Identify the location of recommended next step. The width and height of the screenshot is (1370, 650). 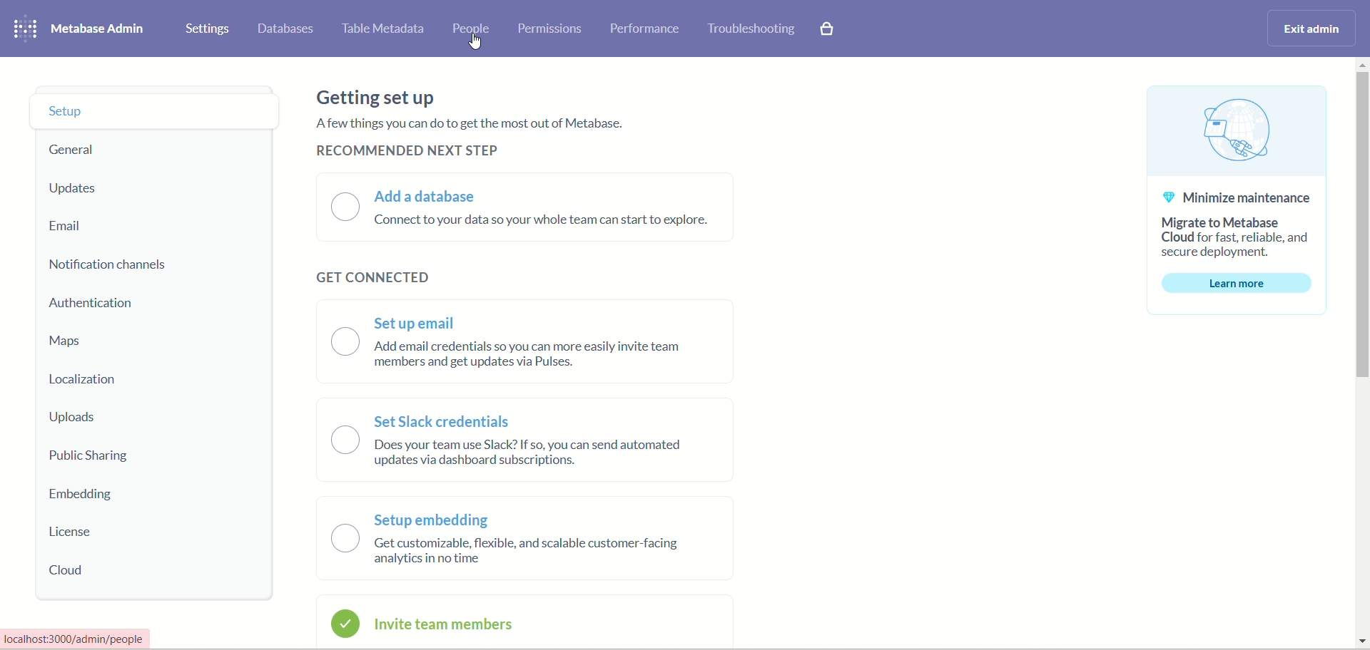
(409, 150).